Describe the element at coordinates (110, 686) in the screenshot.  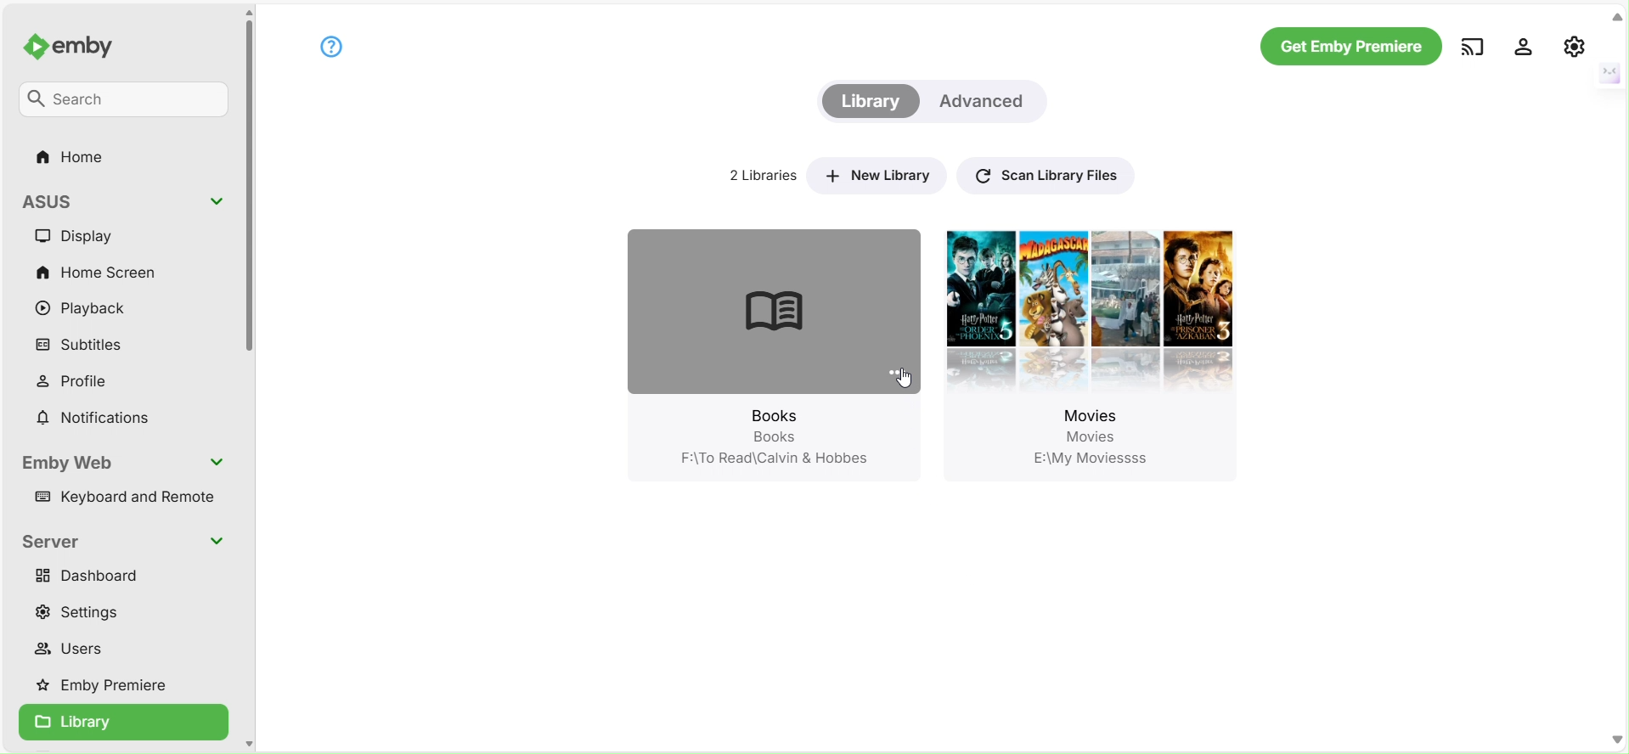
I see `Emby Premiere` at that location.